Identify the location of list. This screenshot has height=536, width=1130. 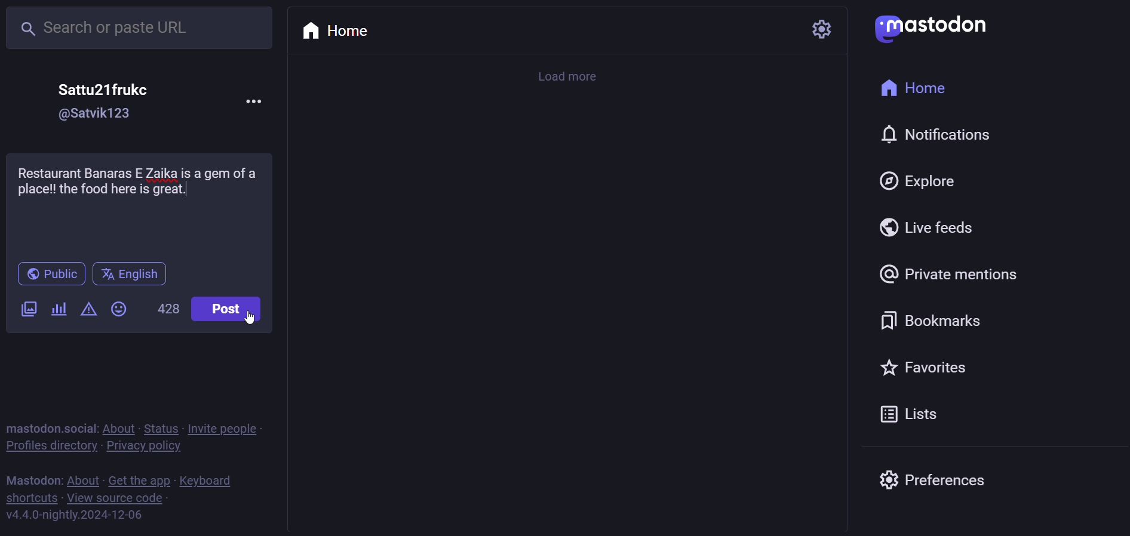
(905, 416).